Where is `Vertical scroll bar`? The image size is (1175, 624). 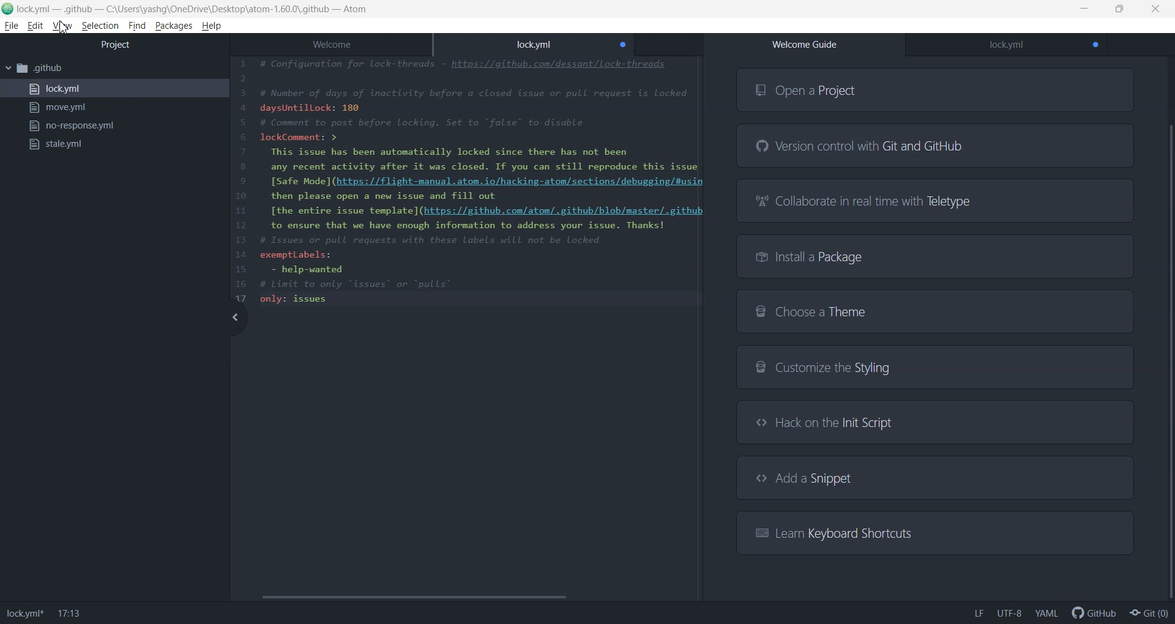
Vertical scroll bar is located at coordinates (1168, 331).